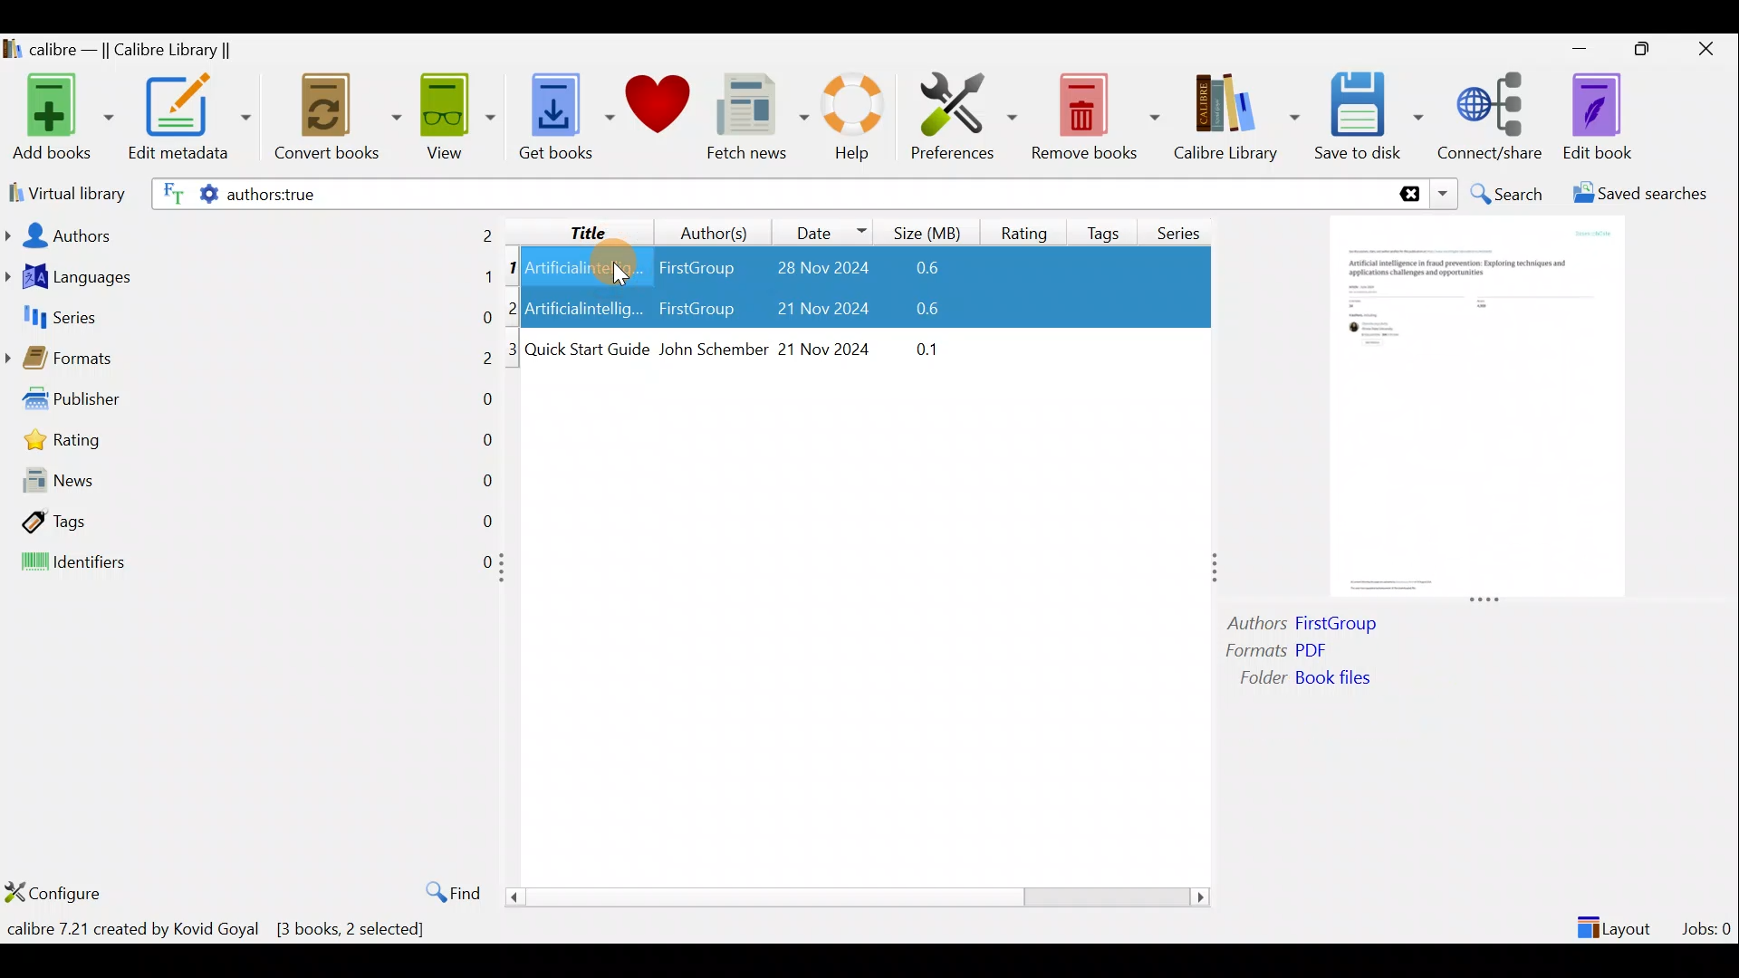  Describe the element at coordinates (1617, 920) in the screenshot. I see `Layout` at that location.